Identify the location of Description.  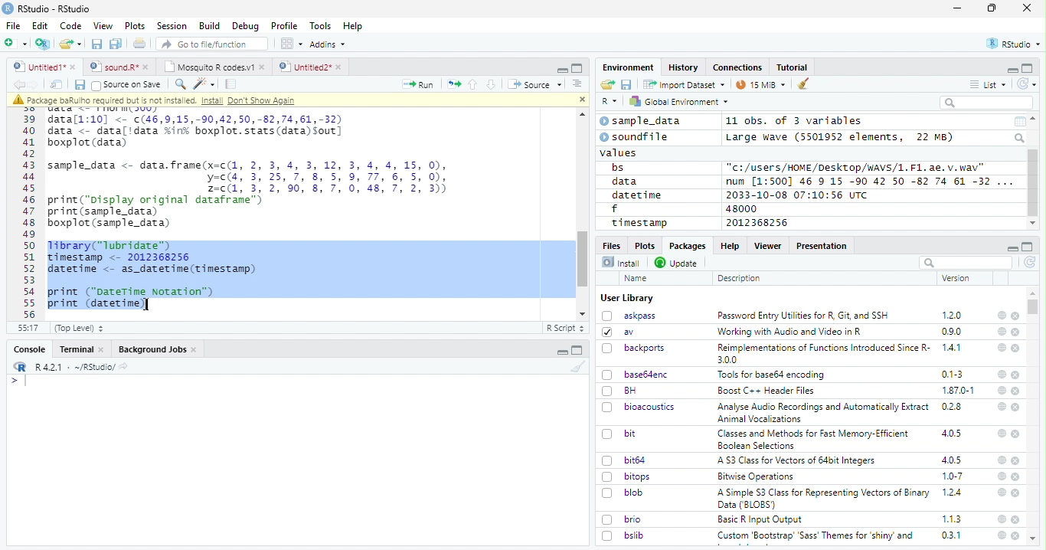
(740, 278).